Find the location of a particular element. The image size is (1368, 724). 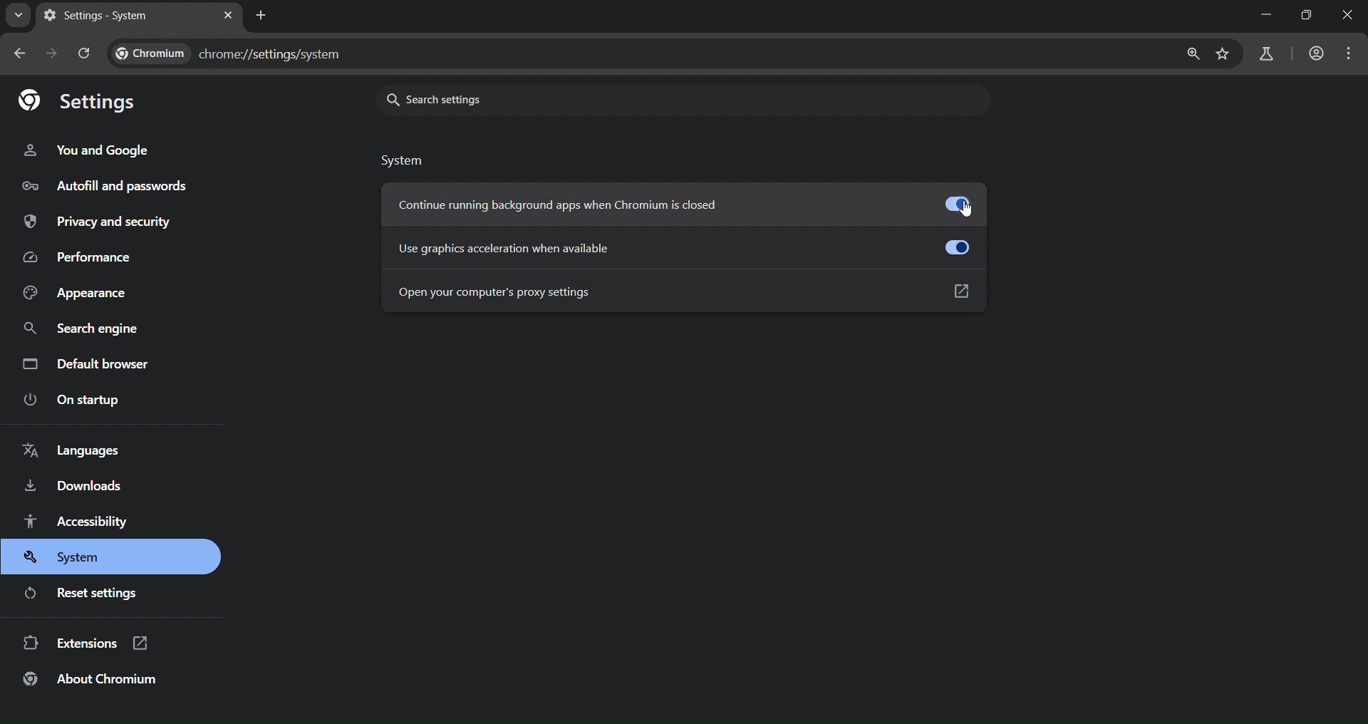

close is located at coordinates (1347, 16).